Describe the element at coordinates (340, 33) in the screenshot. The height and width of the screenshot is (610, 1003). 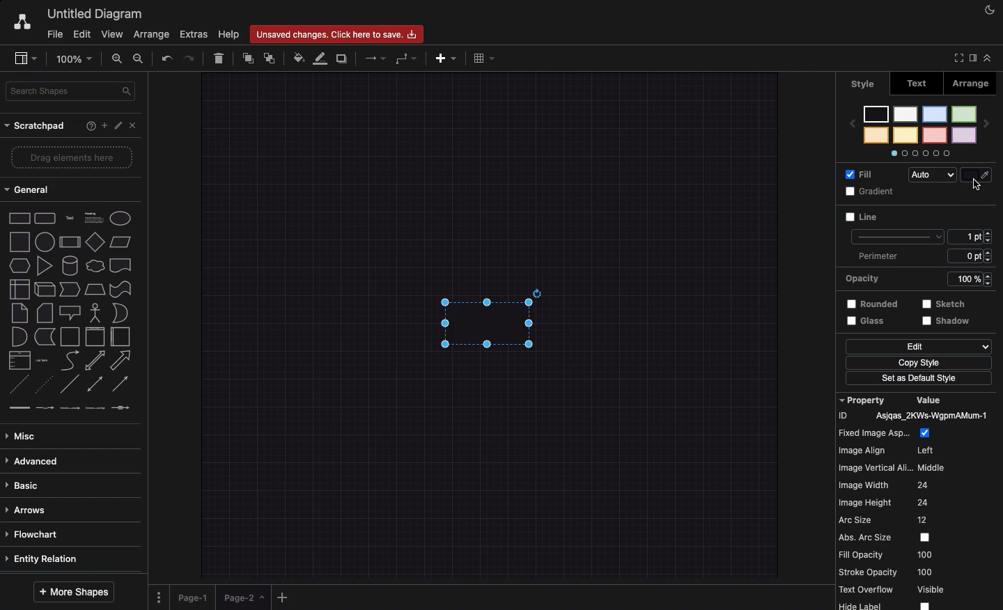
I see `Unsaved changes. click here to save` at that location.